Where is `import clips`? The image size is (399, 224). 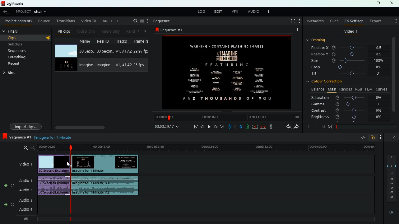
import clips is located at coordinates (27, 126).